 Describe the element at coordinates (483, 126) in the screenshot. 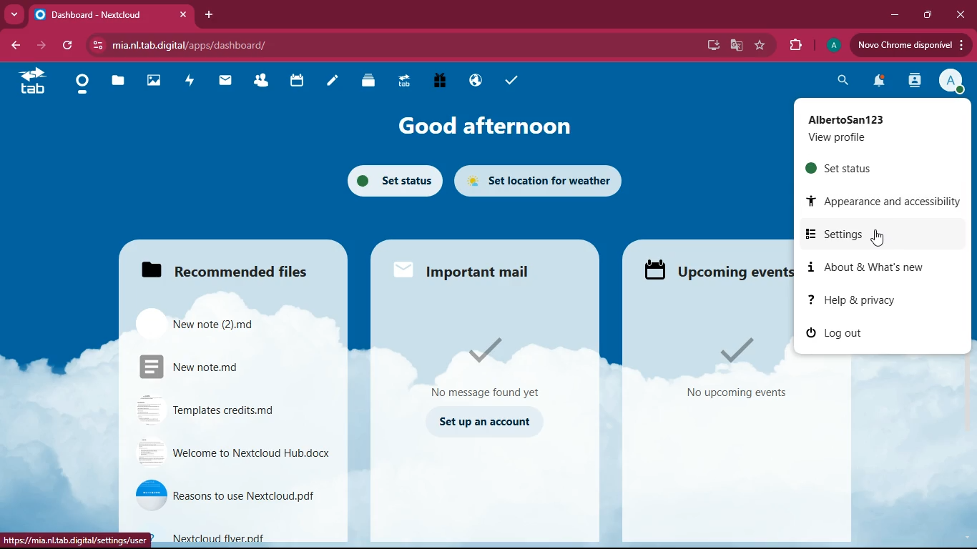

I see `good afternoon` at that location.